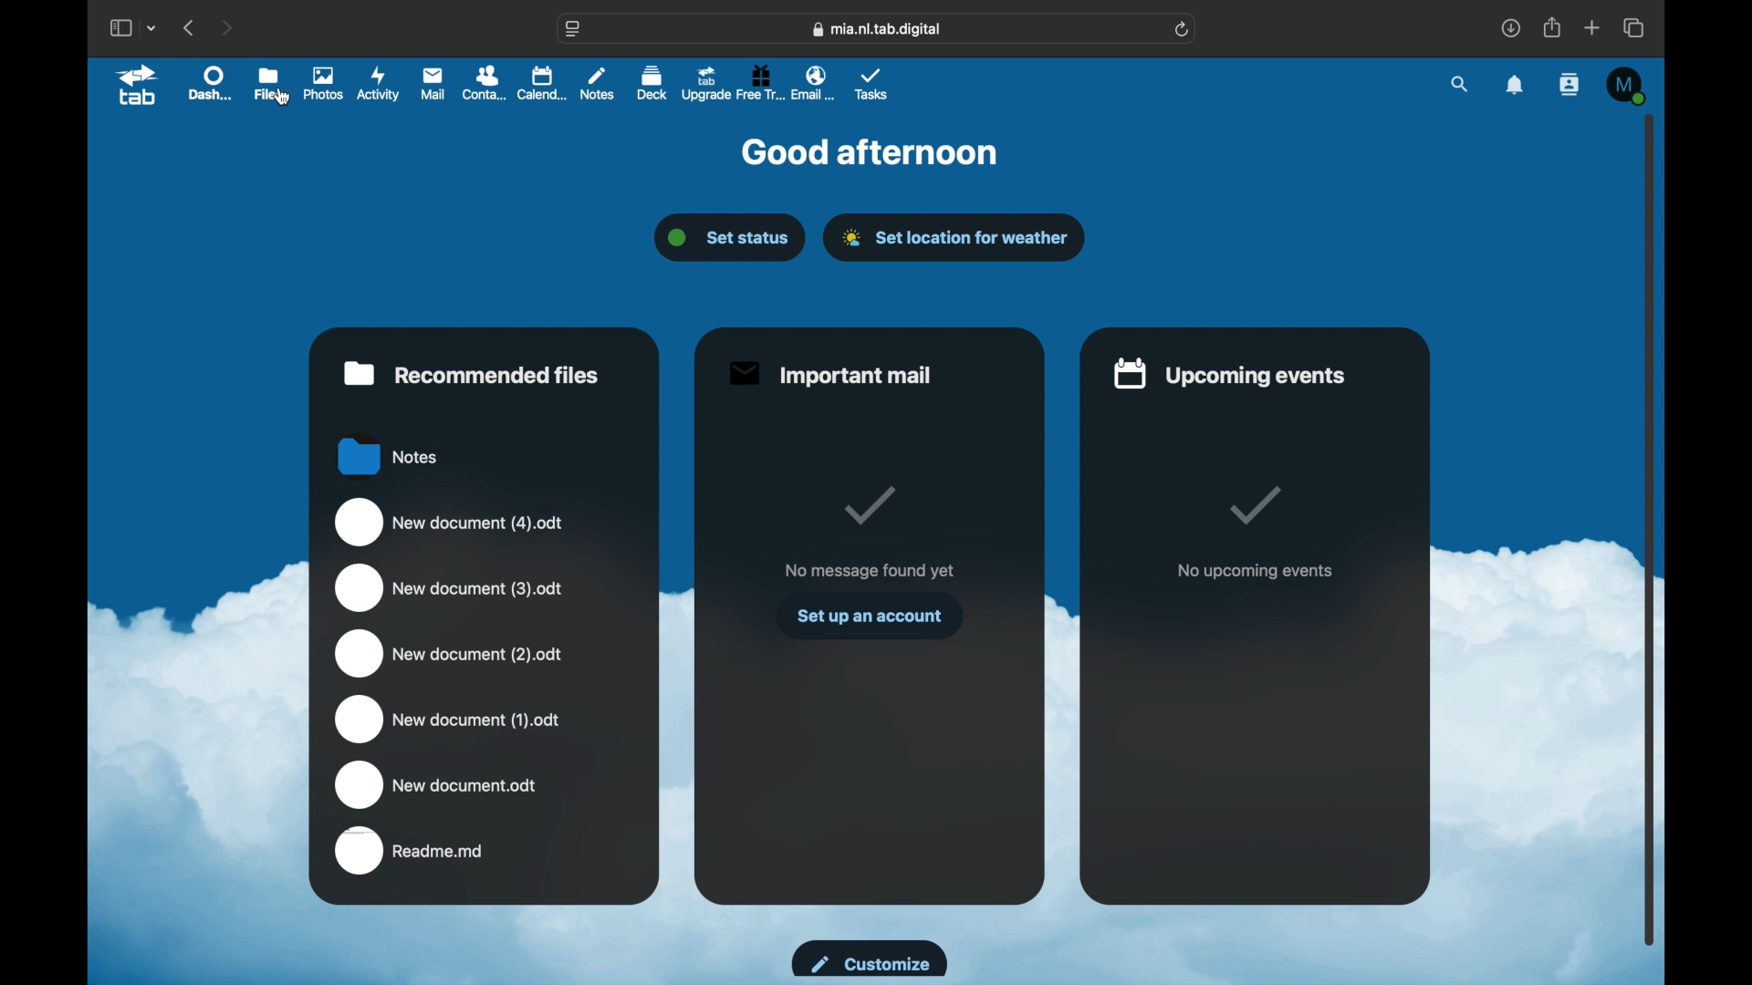 The image size is (1752, 985). Describe the element at coordinates (1255, 572) in the screenshot. I see `no upcoming events` at that location.